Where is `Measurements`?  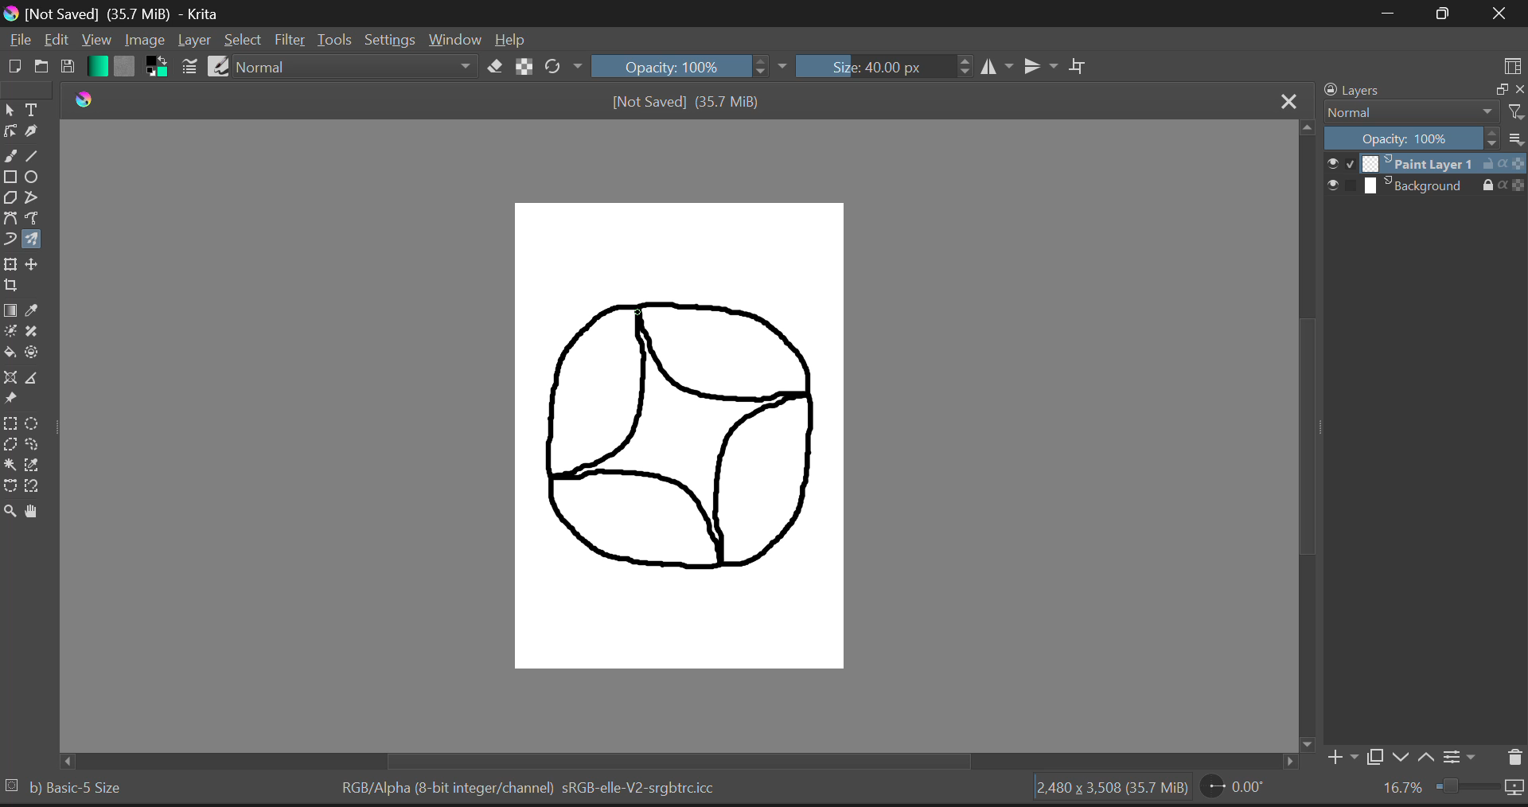 Measurements is located at coordinates (38, 381).